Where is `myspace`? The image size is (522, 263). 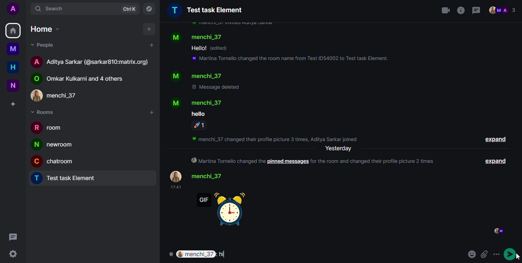
myspace is located at coordinates (13, 49).